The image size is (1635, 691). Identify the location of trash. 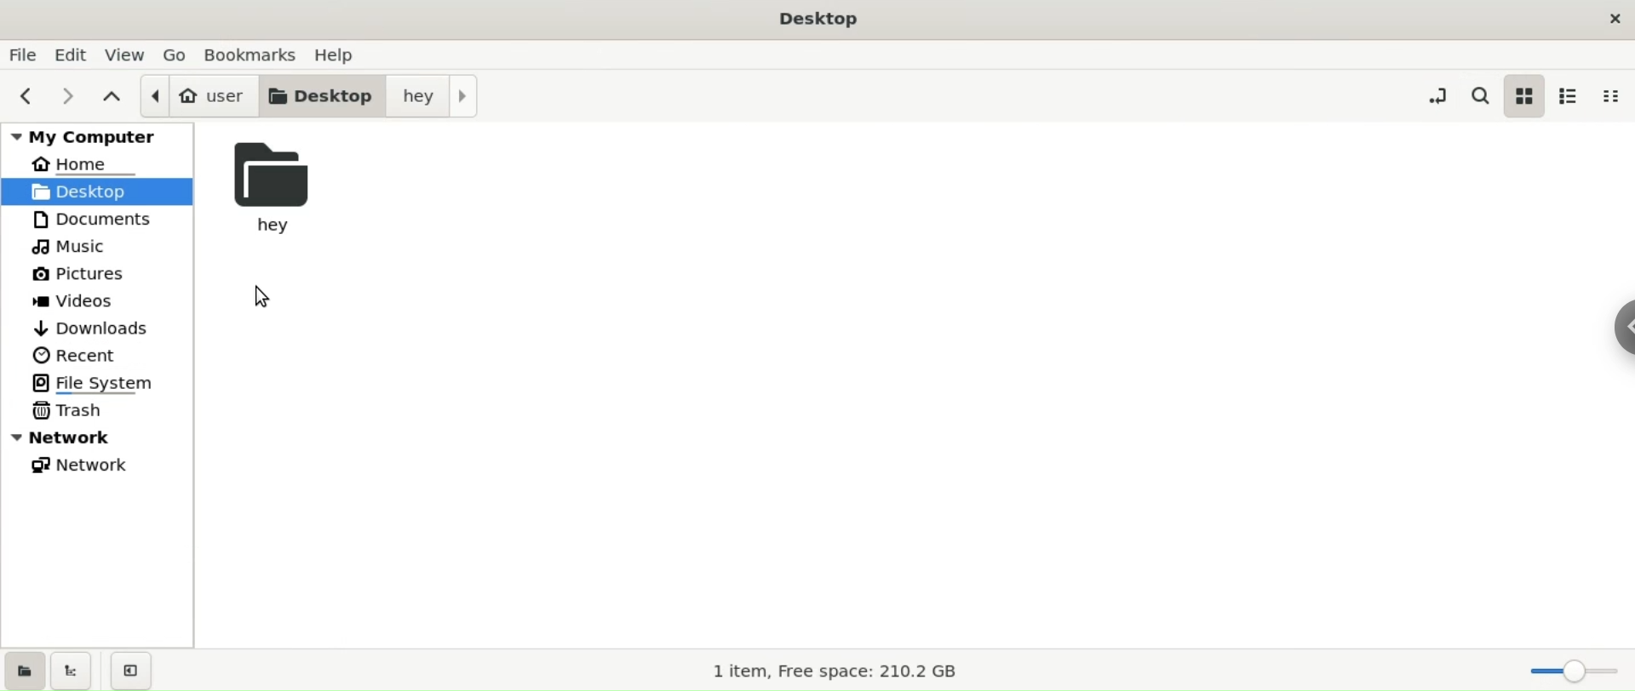
(110, 411).